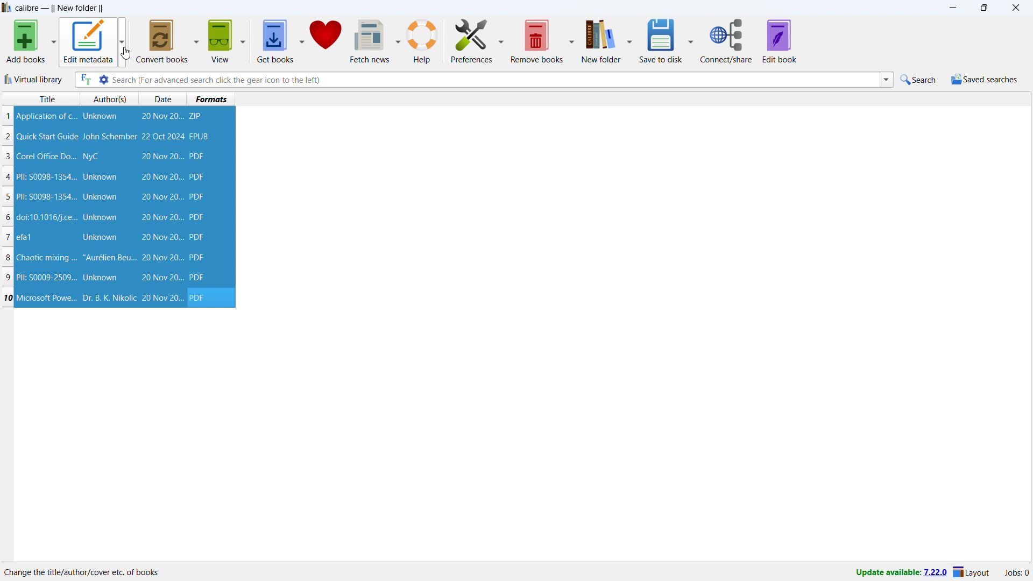 The image size is (1033, 581). What do you see at coordinates (47, 137) in the screenshot?
I see `Quick Start Guide` at bounding box center [47, 137].